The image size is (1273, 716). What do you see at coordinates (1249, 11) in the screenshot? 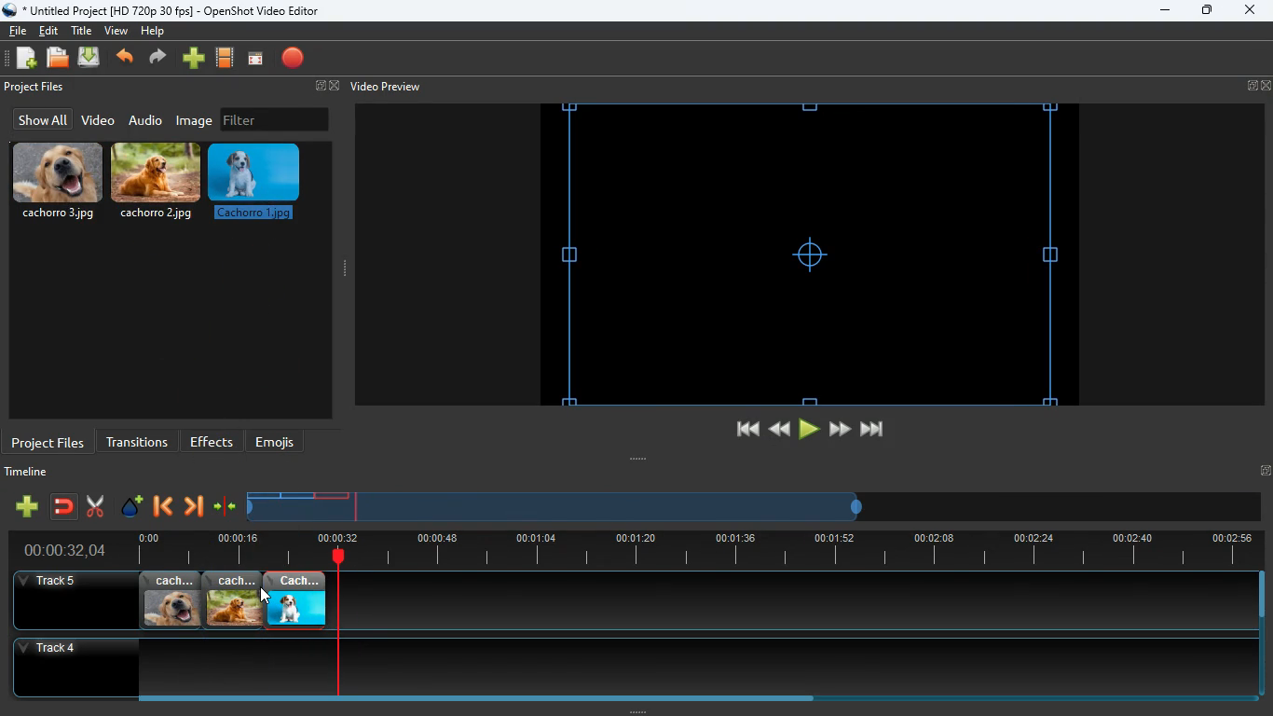
I see `close` at bounding box center [1249, 11].